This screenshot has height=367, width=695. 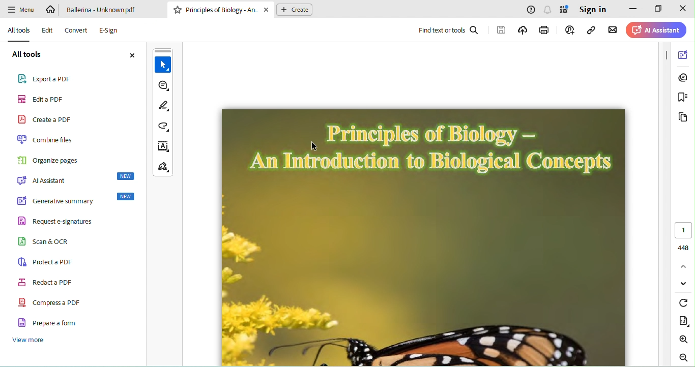 I want to click on share this document, so click(x=572, y=30).